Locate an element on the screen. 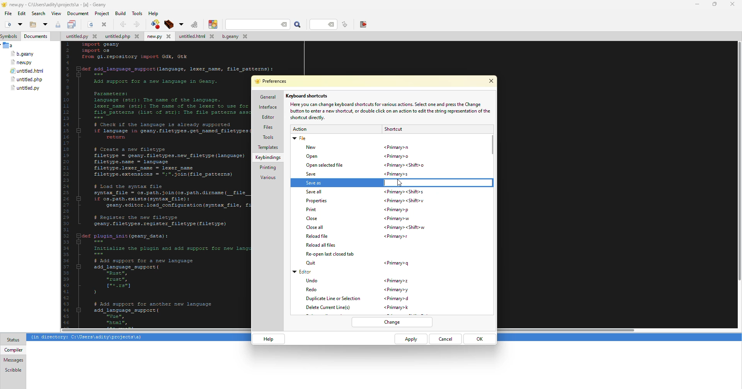 The image size is (742, 389). documents is located at coordinates (36, 36).